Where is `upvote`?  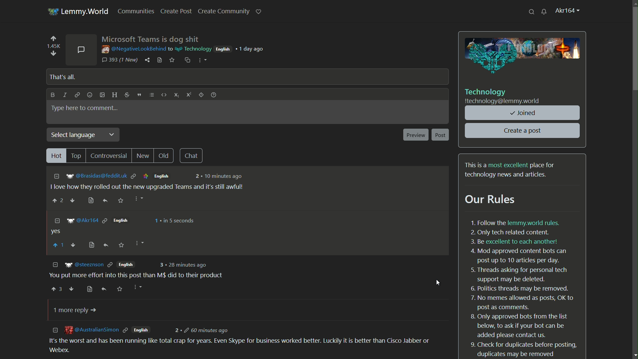
upvote is located at coordinates (57, 288).